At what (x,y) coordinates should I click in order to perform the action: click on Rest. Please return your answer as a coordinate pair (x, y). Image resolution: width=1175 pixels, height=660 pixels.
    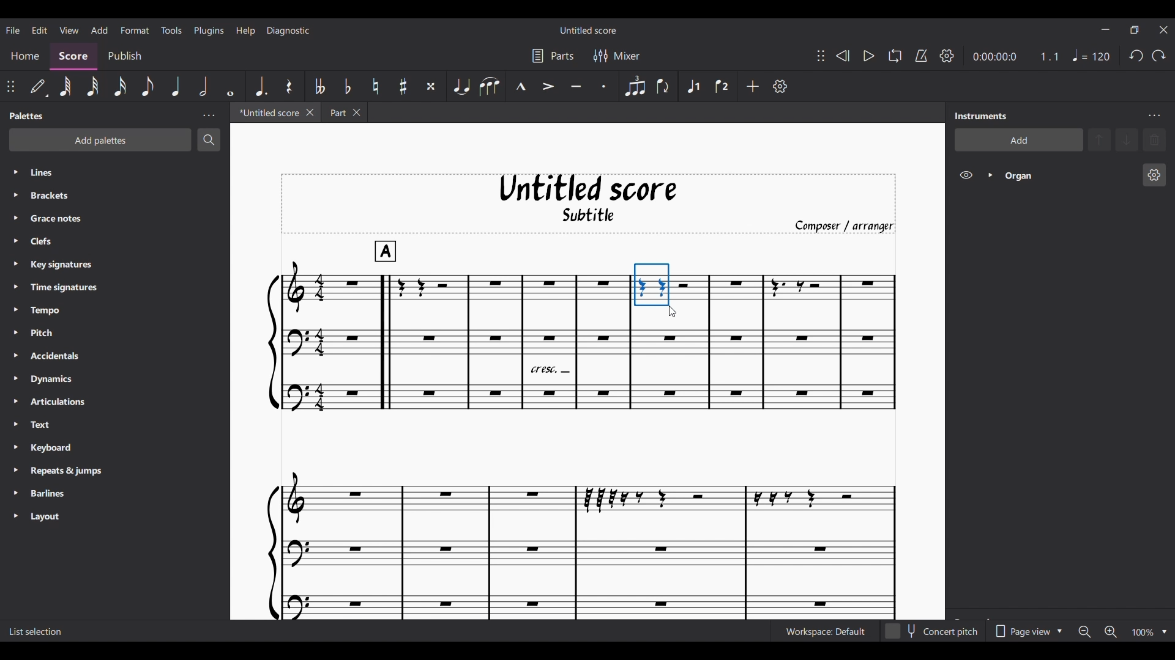
    Looking at the image, I should click on (288, 86).